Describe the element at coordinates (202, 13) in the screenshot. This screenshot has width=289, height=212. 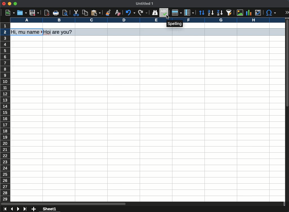
I see `sort` at that location.